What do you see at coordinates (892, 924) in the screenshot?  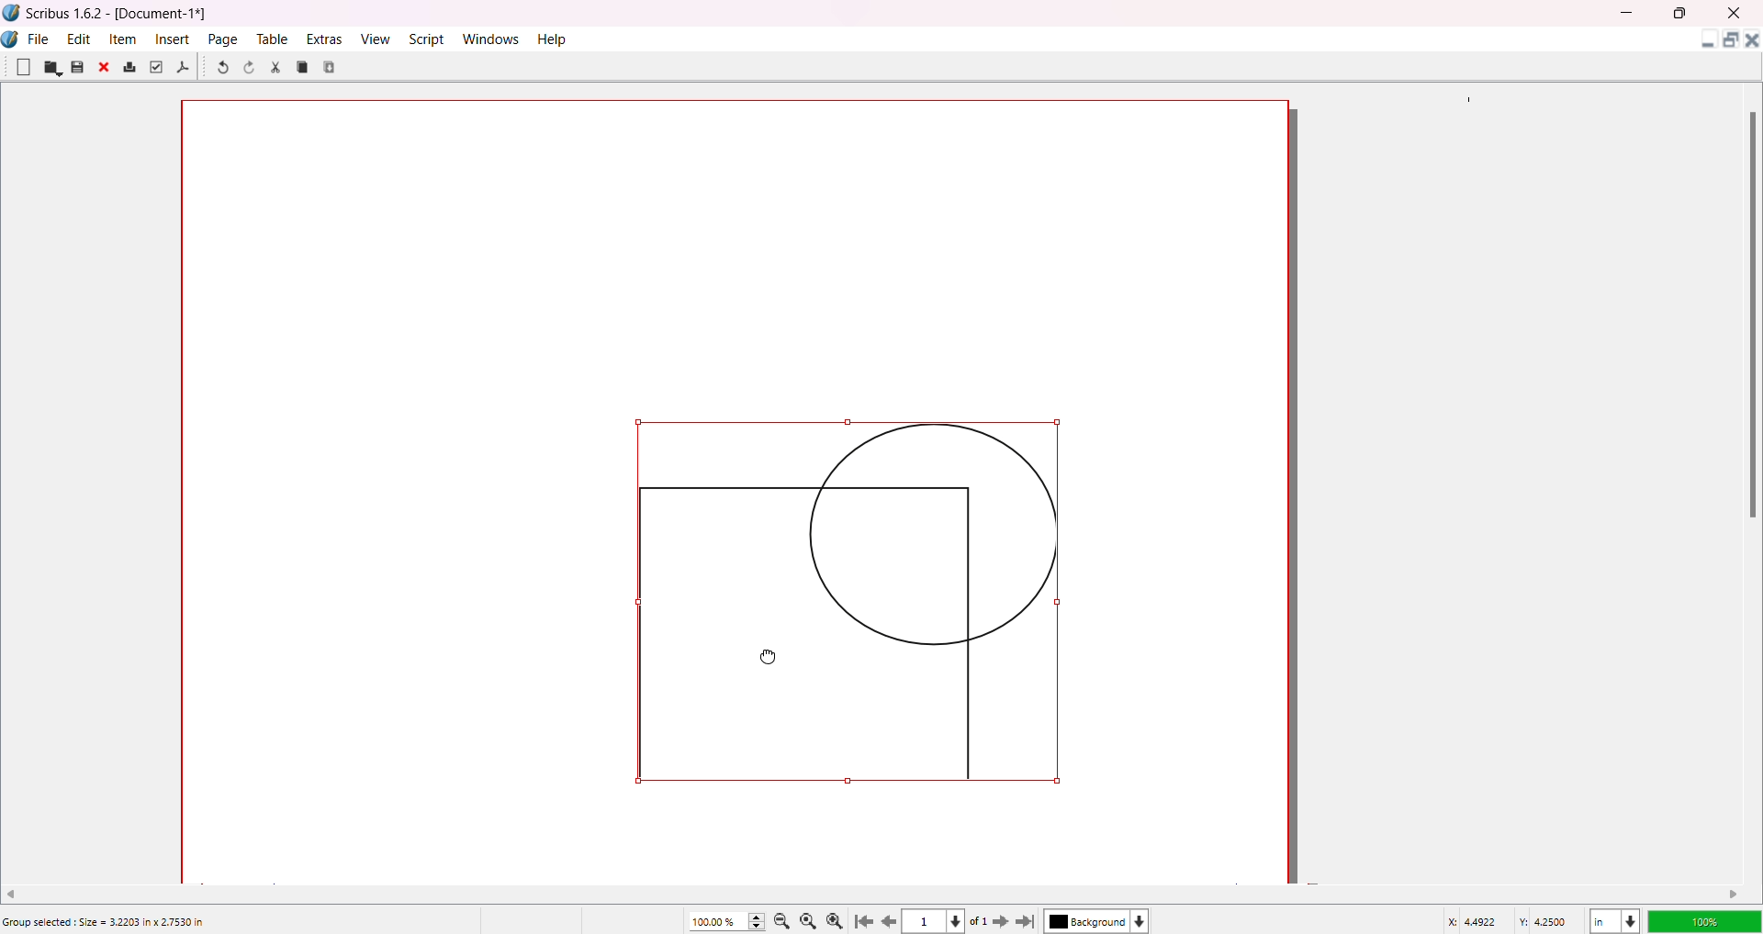 I see `previous` at bounding box center [892, 924].